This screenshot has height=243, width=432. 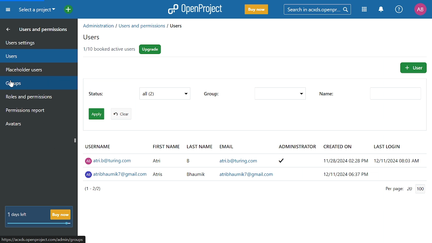 What do you see at coordinates (38, 55) in the screenshot?
I see `Users` at bounding box center [38, 55].